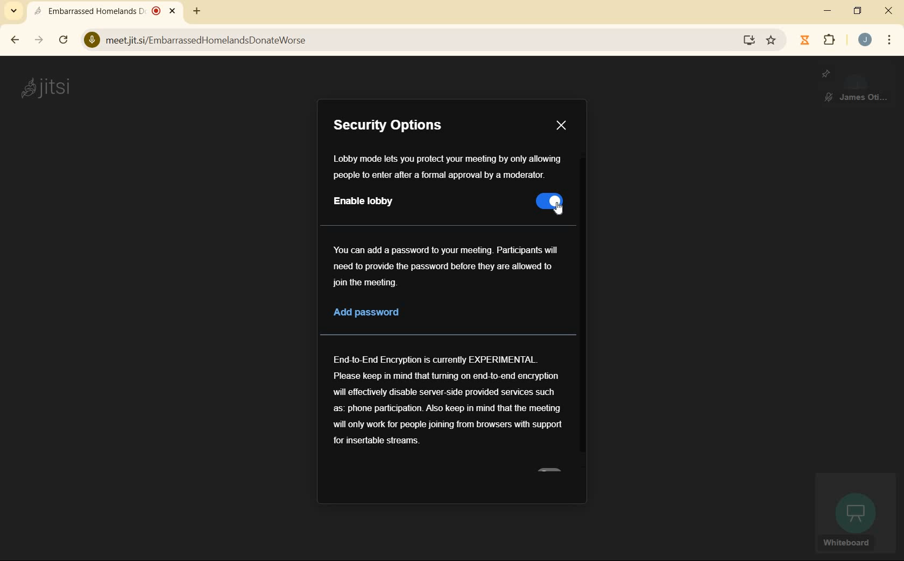 Image resolution: width=904 pixels, height=561 pixels. Describe the element at coordinates (854, 514) in the screenshot. I see `whiteboard` at that location.